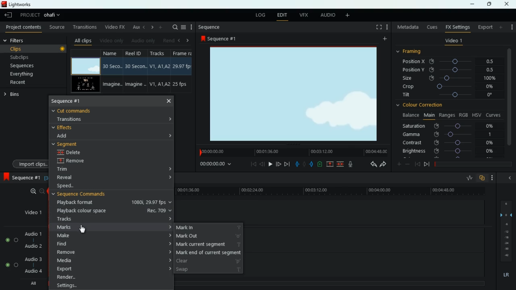  I want to click on make, so click(114, 236).